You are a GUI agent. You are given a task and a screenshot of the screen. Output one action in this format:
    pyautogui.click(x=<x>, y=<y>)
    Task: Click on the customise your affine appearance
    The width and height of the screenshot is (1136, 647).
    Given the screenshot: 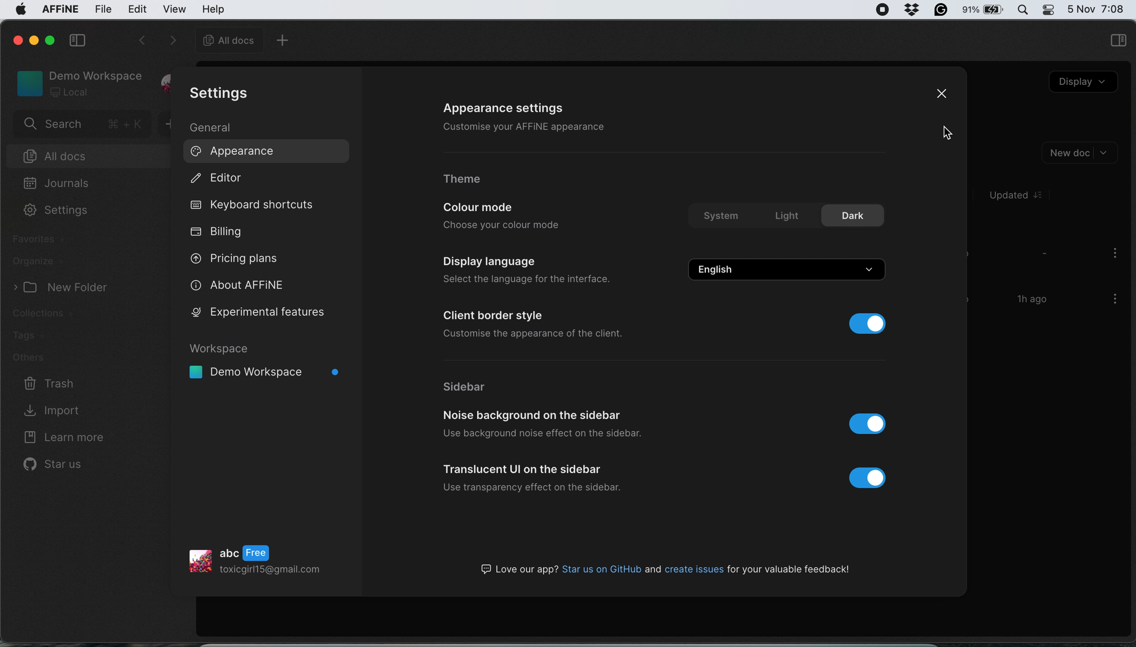 What is the action you would take?
    pyautogui.click(x=526, y=125)
    